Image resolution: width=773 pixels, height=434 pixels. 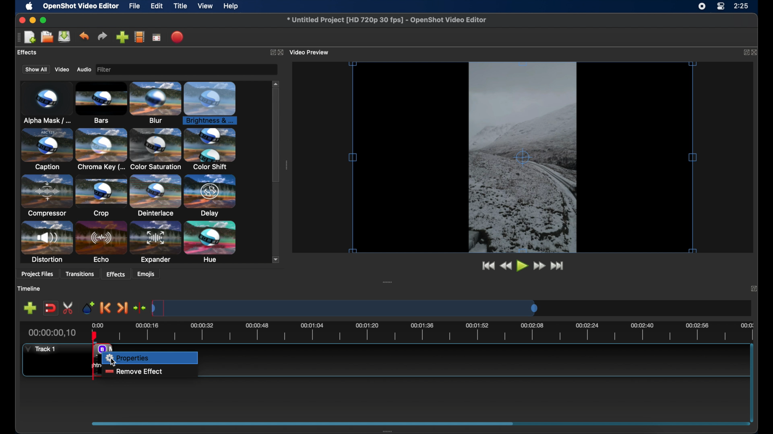 I want to click on drag handle, so click(x=287, y=165).